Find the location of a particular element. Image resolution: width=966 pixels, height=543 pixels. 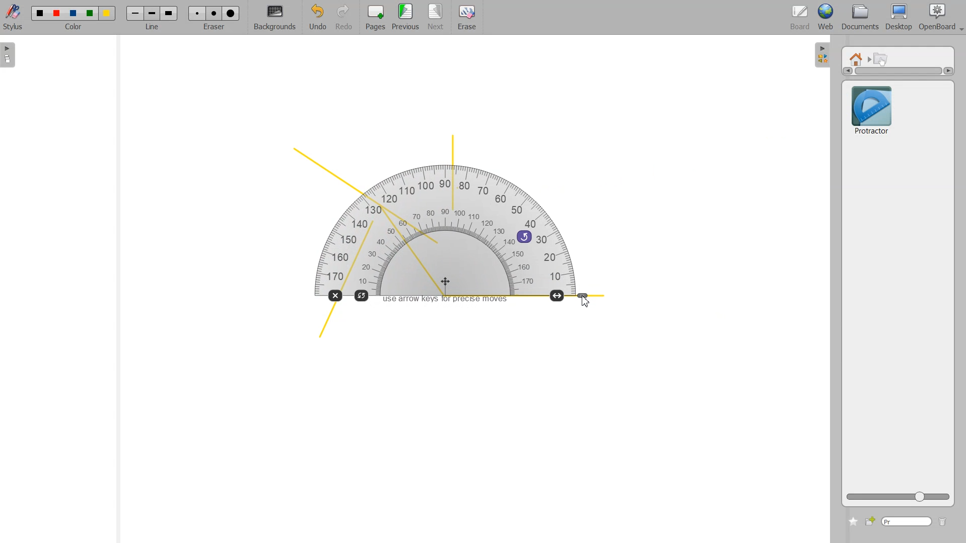

Documents is located at coordinates (859, 18).